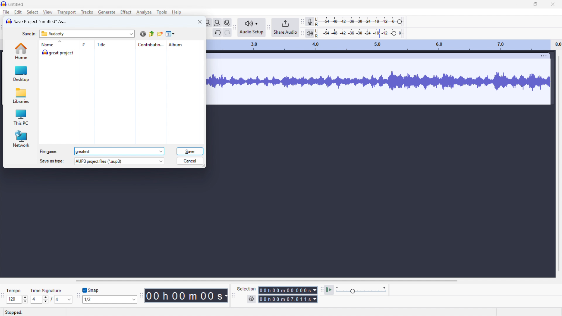 The width and height of the screenshot is (562, 316). What do you see at coordinates (200, 21) in the screenshot?
I see `close` at bounding box center [200, 21].